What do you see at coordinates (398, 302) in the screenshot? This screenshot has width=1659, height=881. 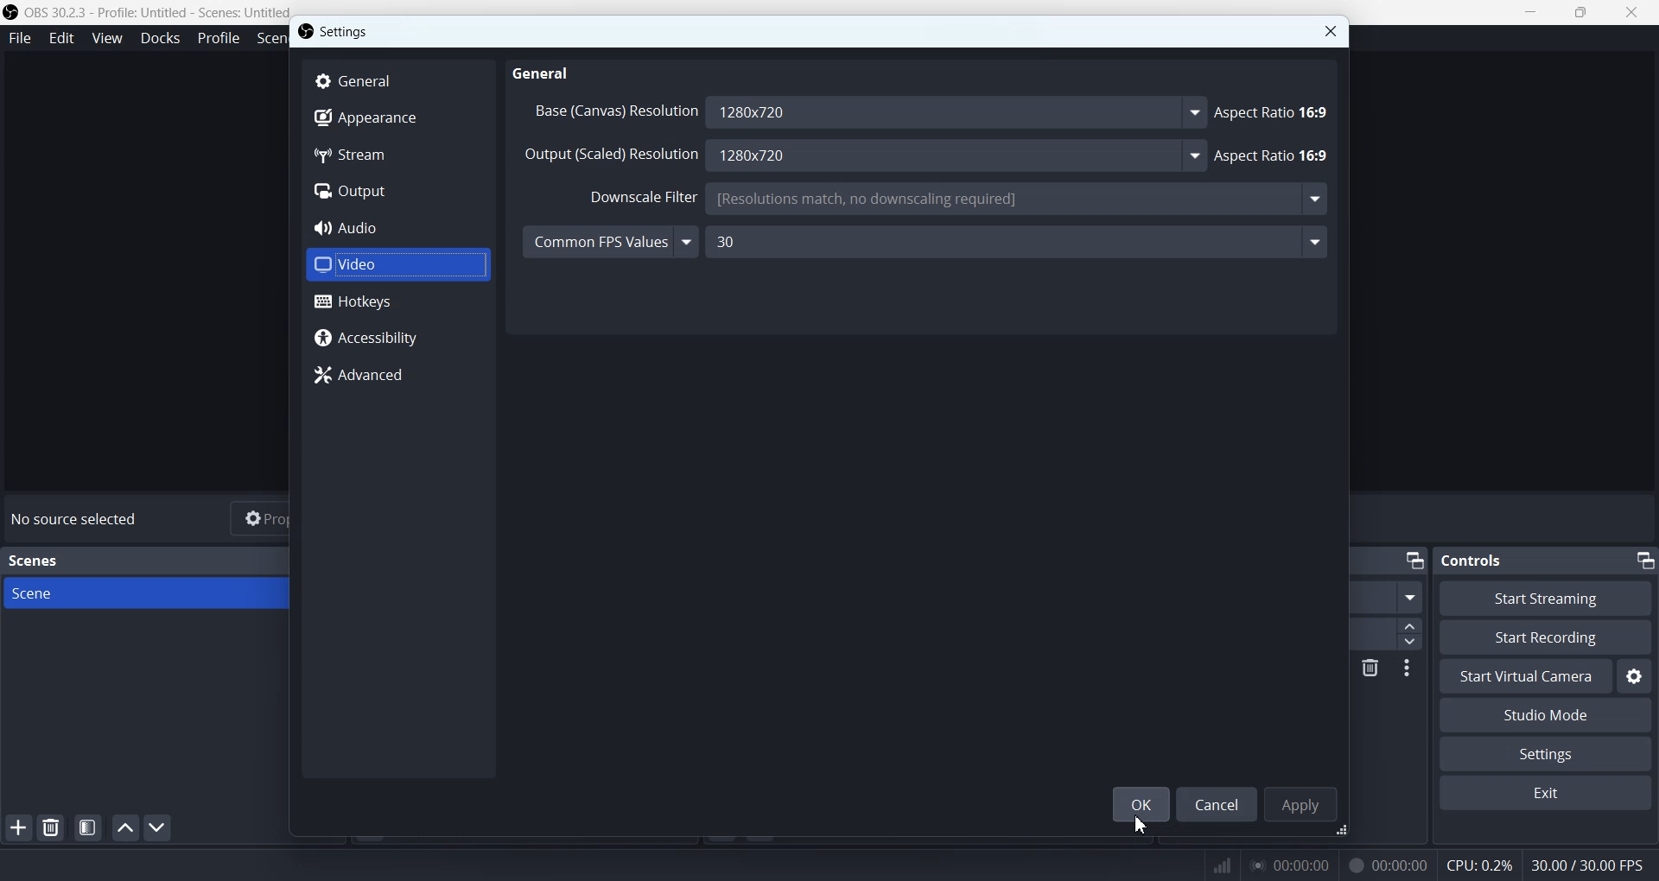 I see `Hotkeys` at bounding box center [398, 302].